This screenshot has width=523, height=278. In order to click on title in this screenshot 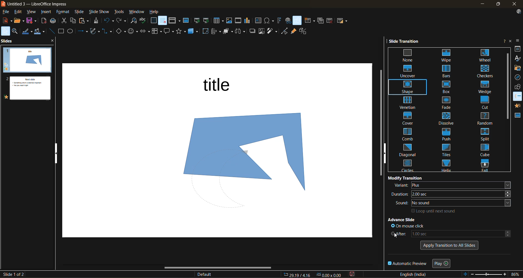, I will do `click(221, 87)`.